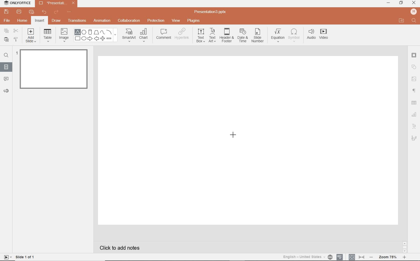 This screenshot has height=261, width=420. I want to click on ANIMATION, so click(102, 21).